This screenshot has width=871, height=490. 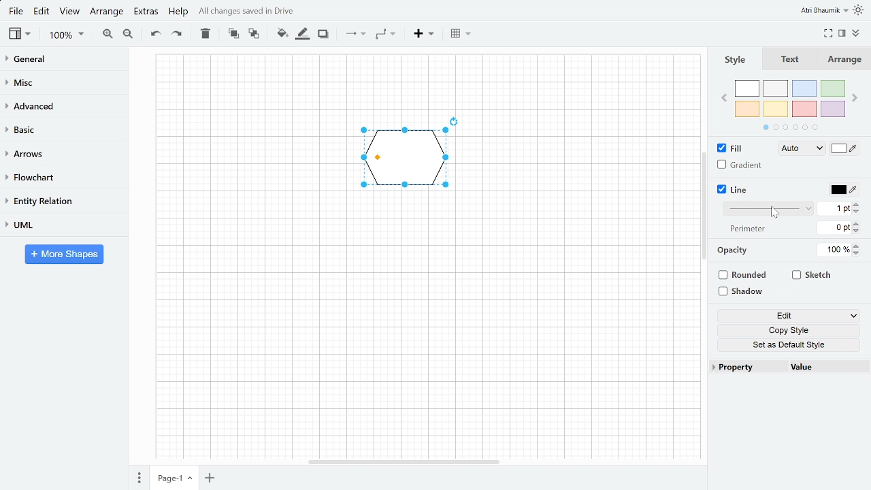 I want to click on Fill colour, so click(x=282, y=34).